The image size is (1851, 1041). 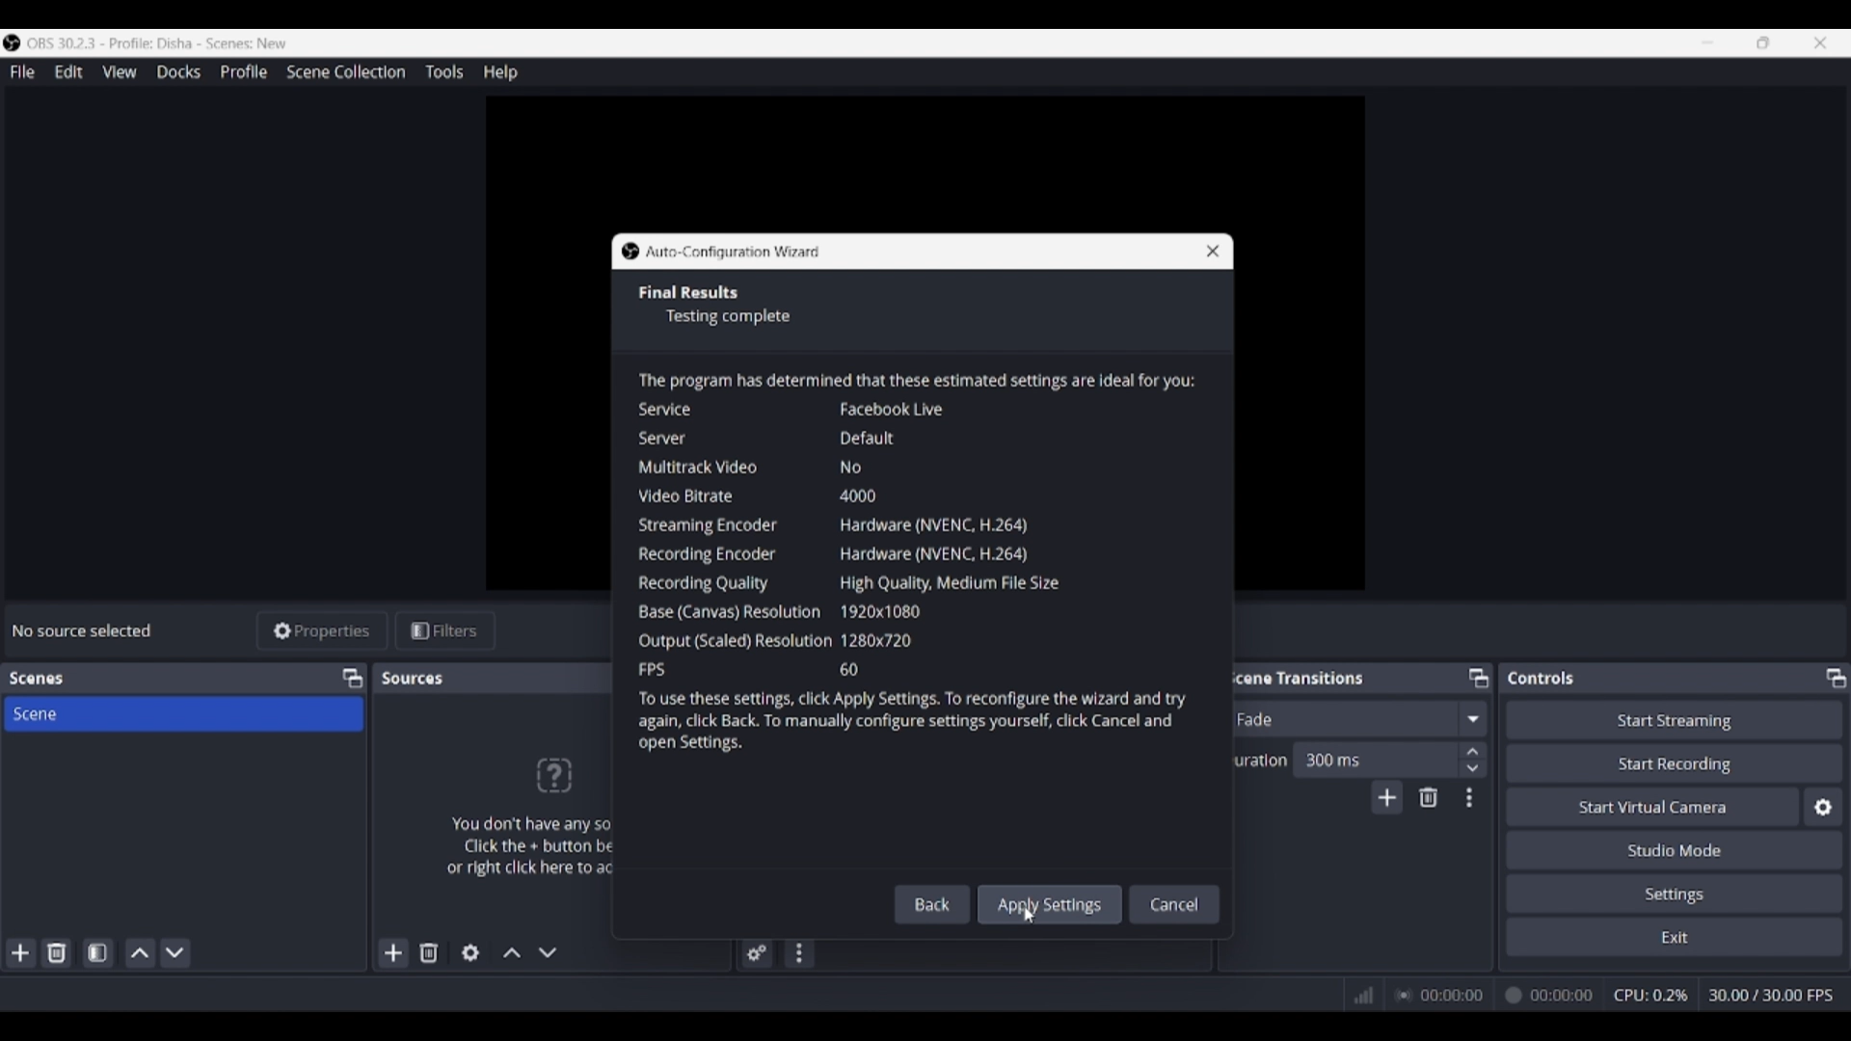 What do you see at coordinates (1707, 42) in the screenshot?
I see `Minimize` at bounding box center [1707, 42].